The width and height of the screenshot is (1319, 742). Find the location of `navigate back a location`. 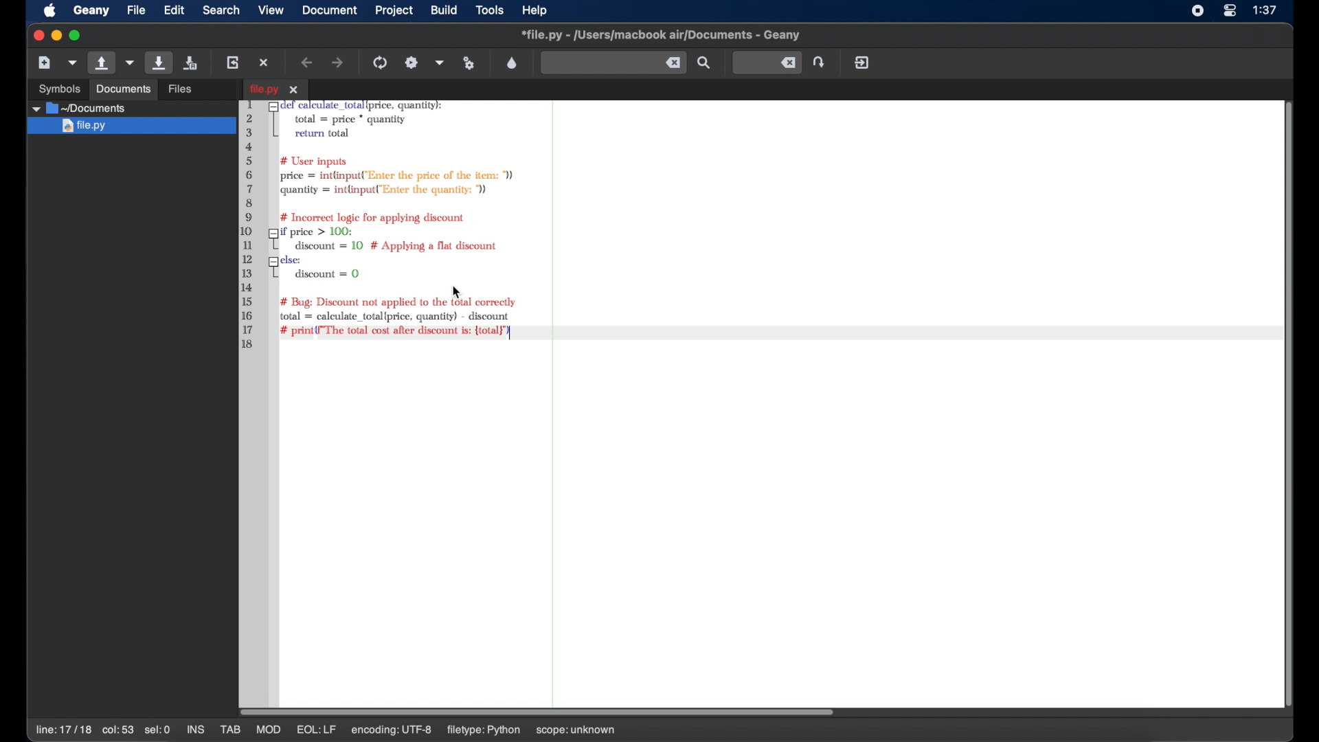

navigate back a location is located at coordinates (308, 63).